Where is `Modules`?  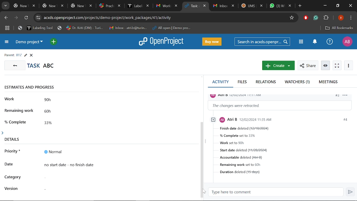
Modules is located at coordinates (301, 42).